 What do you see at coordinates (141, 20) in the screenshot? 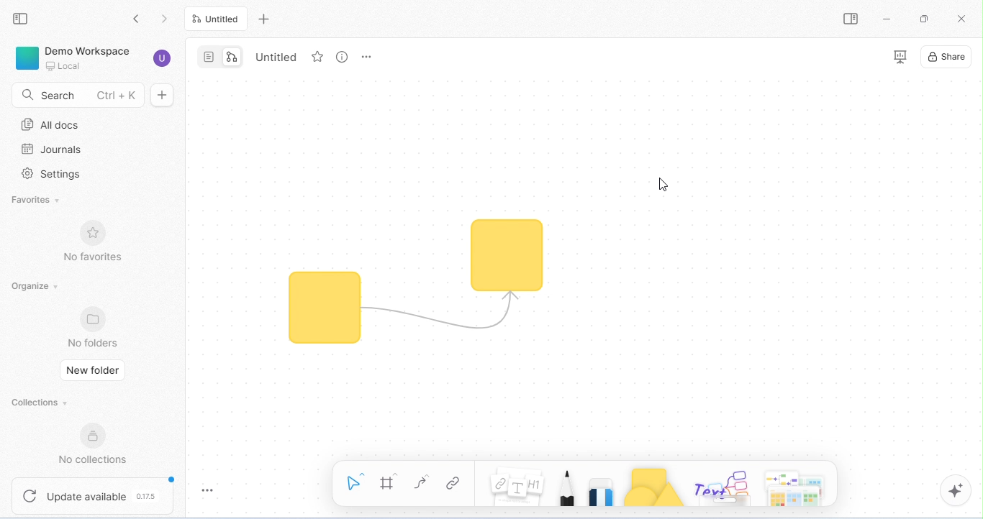
I see `go back` at bounding box center [141, 20].